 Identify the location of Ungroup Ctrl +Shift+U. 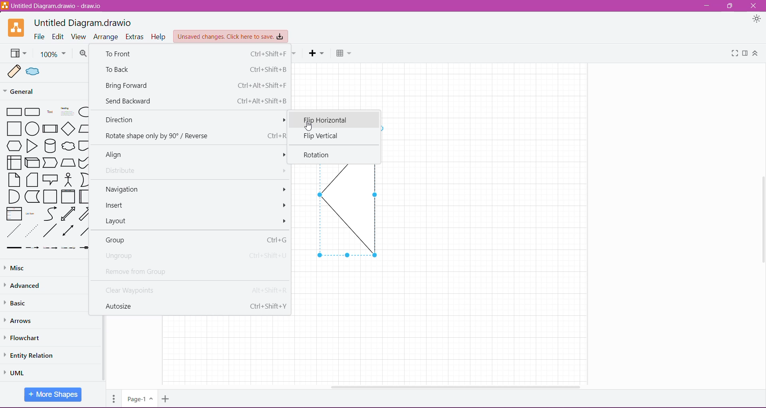
(196, 256).